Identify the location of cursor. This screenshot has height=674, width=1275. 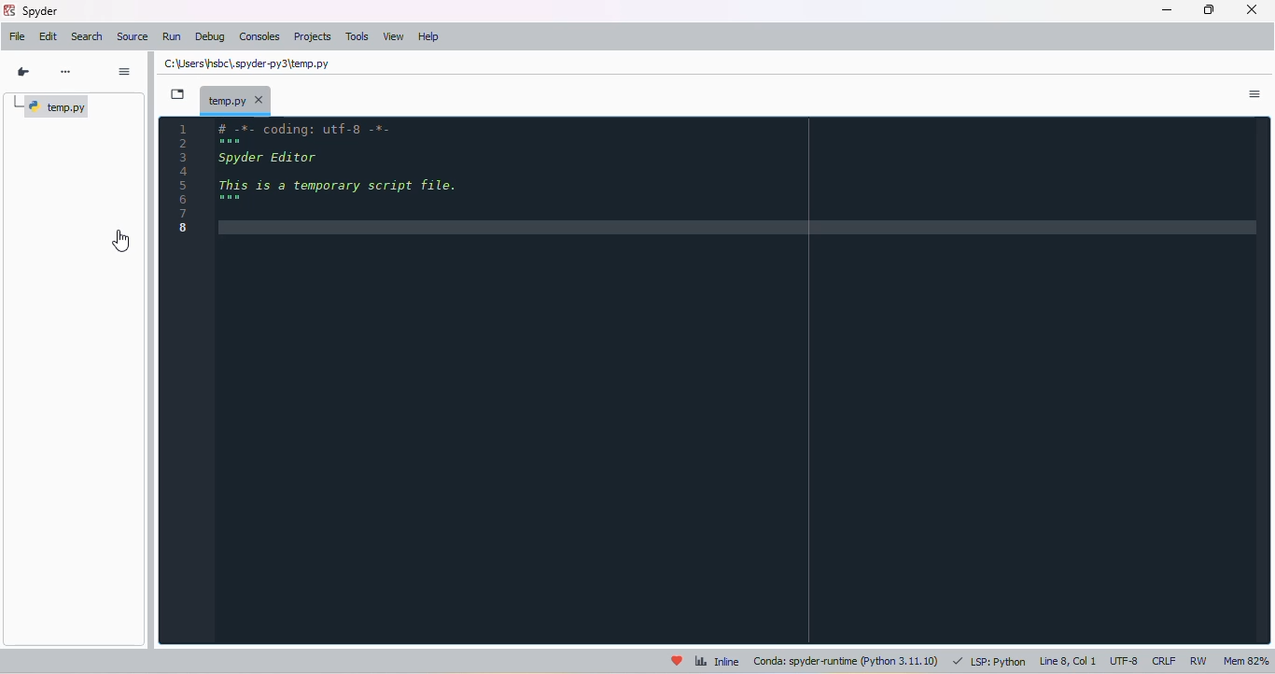
(122, 241).